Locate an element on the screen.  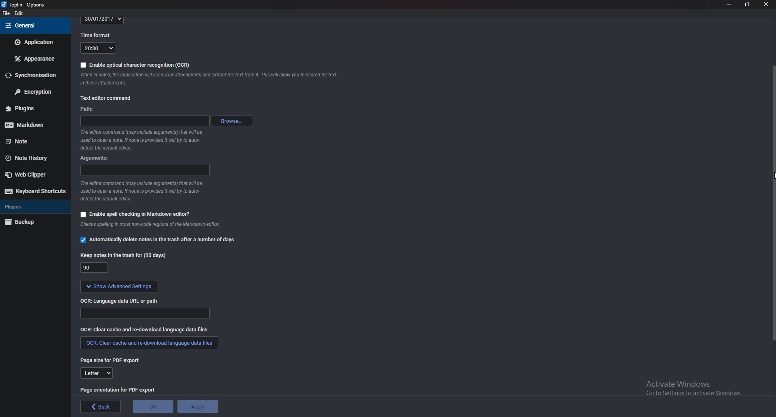
Keyboard shortcuts is located at coordinates (35, 191).